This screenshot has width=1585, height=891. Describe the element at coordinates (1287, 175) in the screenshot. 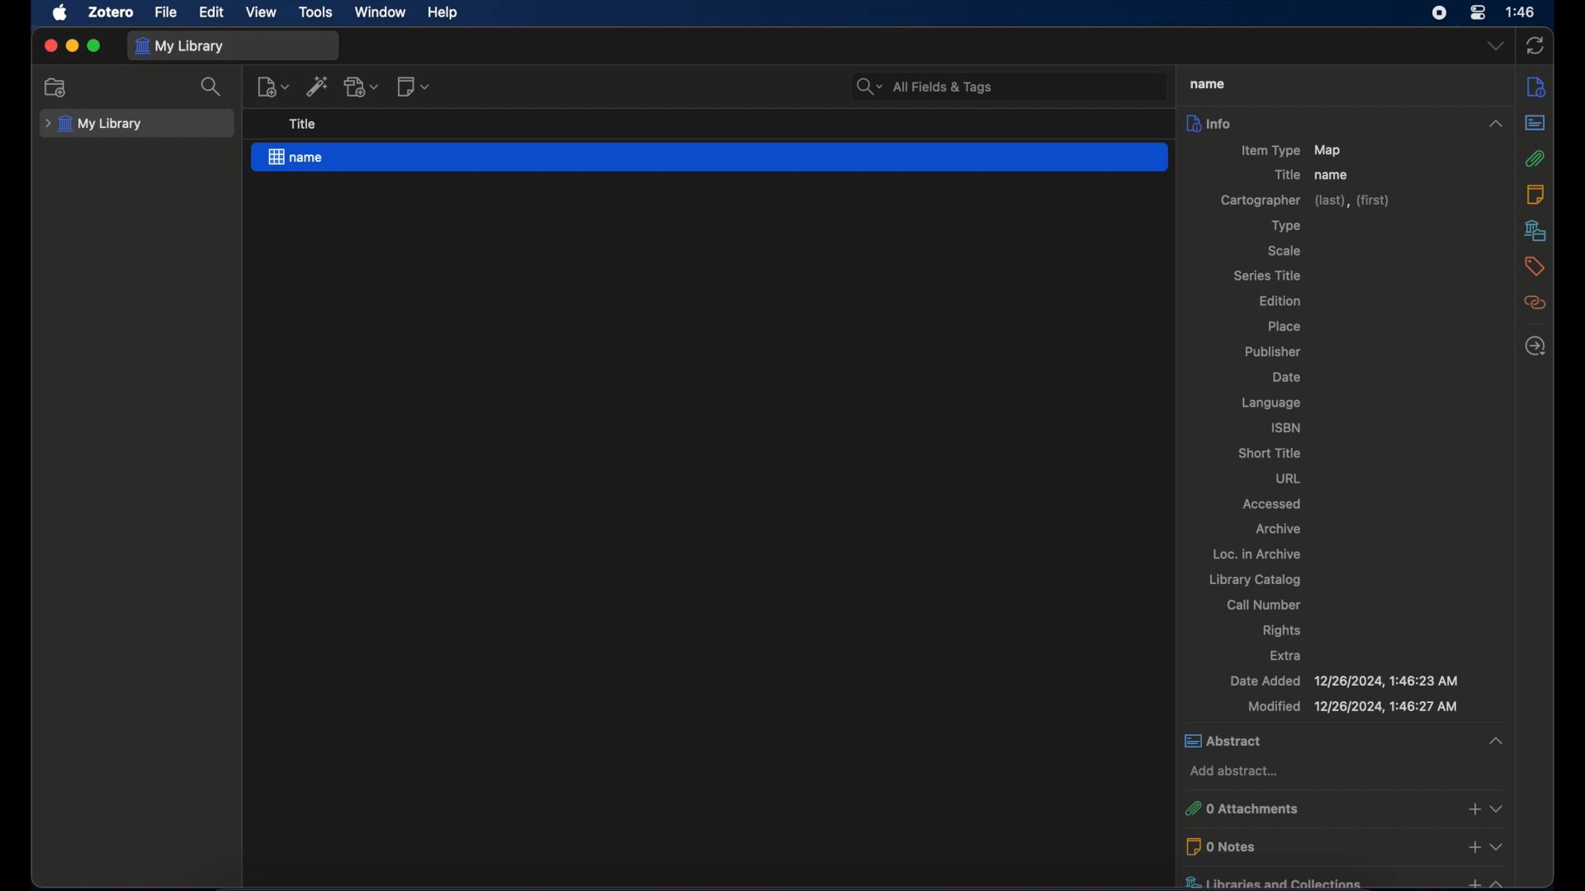

I see `title` at that location.